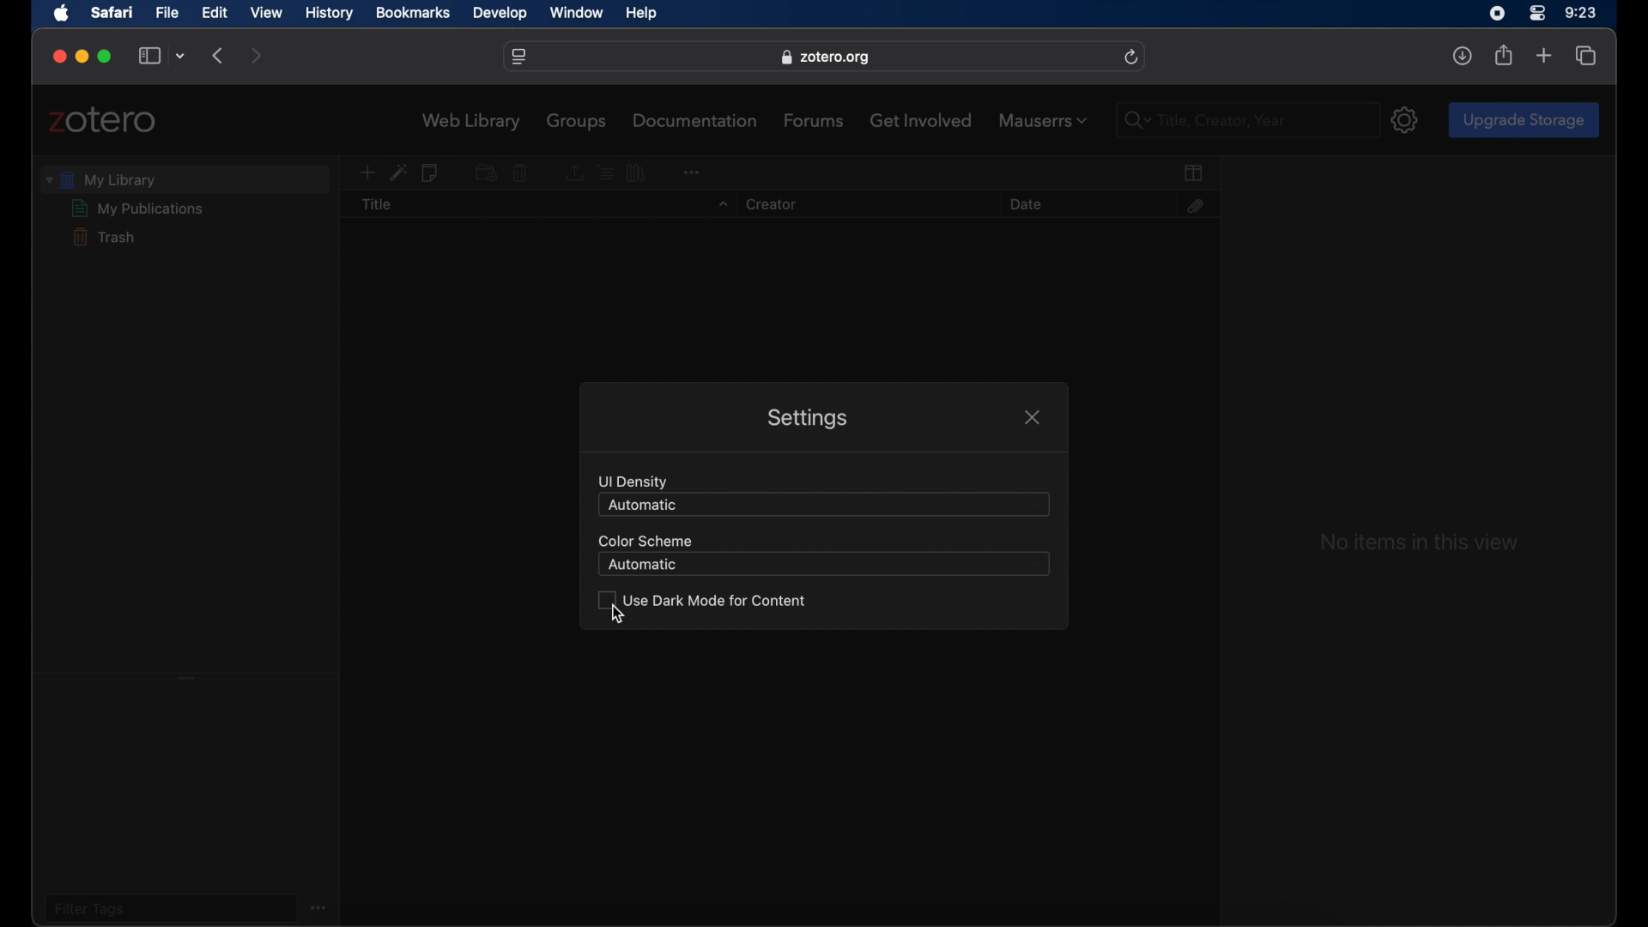 This screenshot has height=927, width=1648. What do you see at coordinates (367, 173) in the screenshot?
I see `new item` at bounding box center [367, 173].